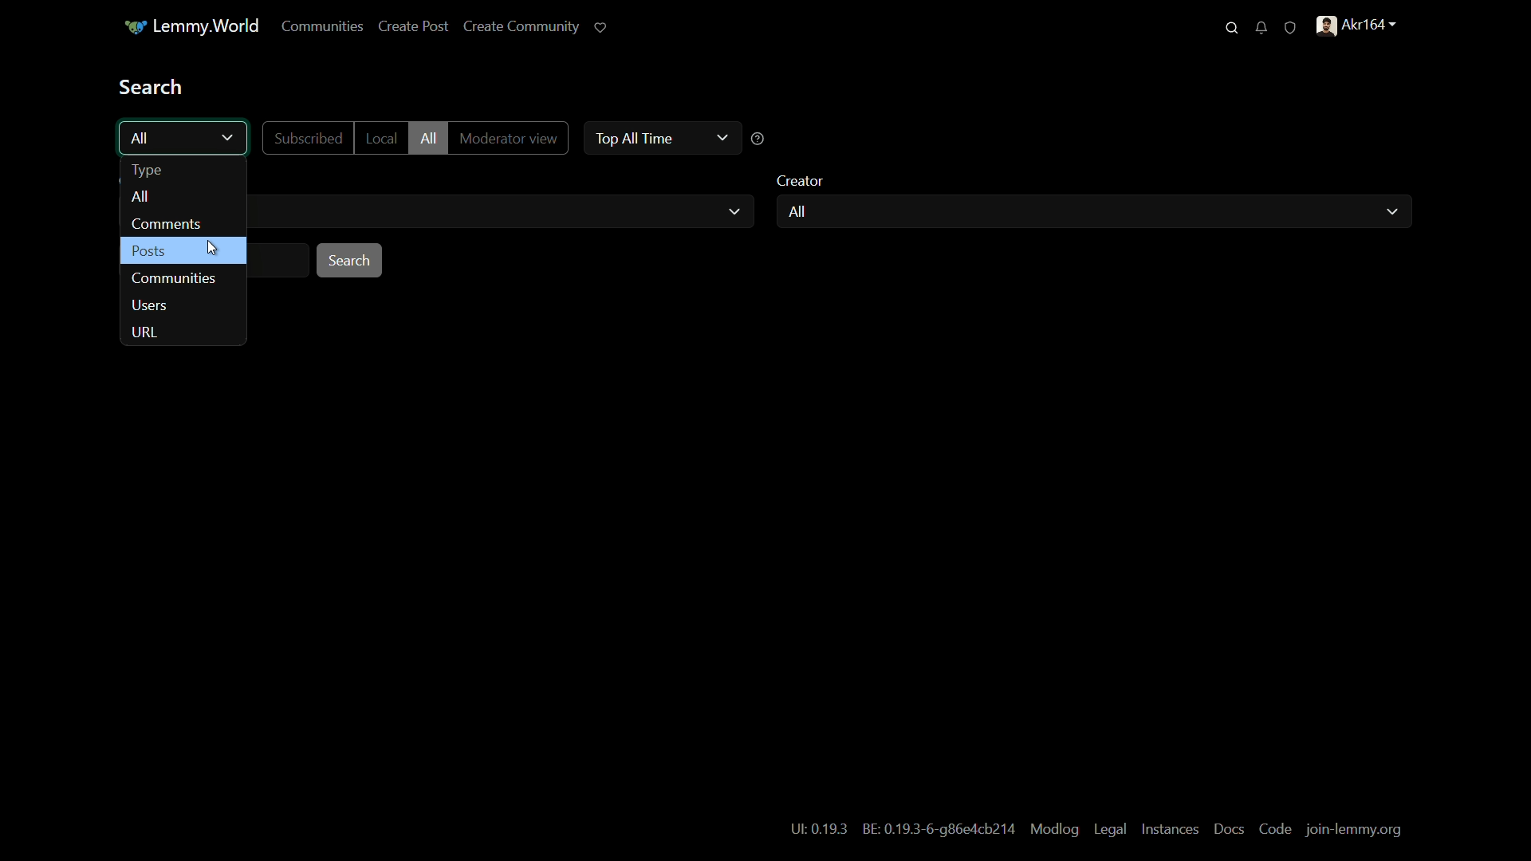 This screenshot has height=861, width=1531. Describe the element at coordinates (323, 27) in the screenshot. I see `communities` at that location.